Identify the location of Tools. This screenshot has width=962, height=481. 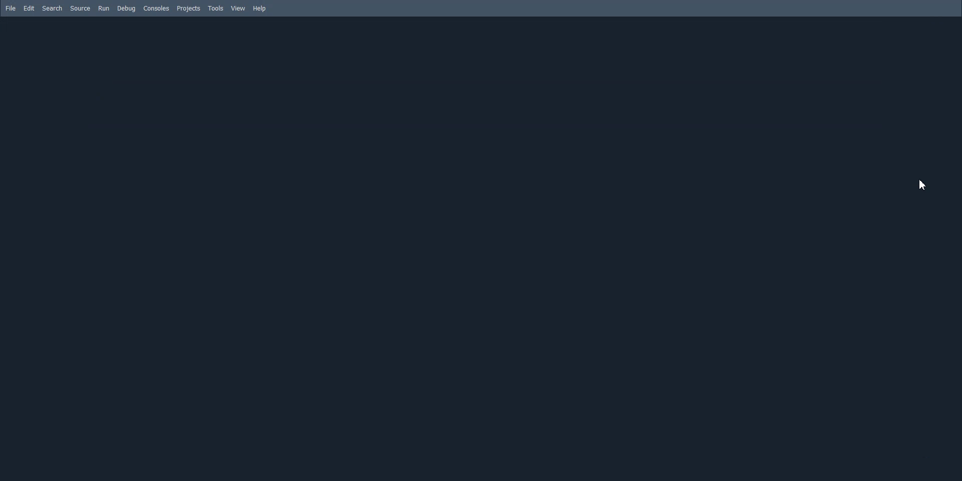
(216, 9).